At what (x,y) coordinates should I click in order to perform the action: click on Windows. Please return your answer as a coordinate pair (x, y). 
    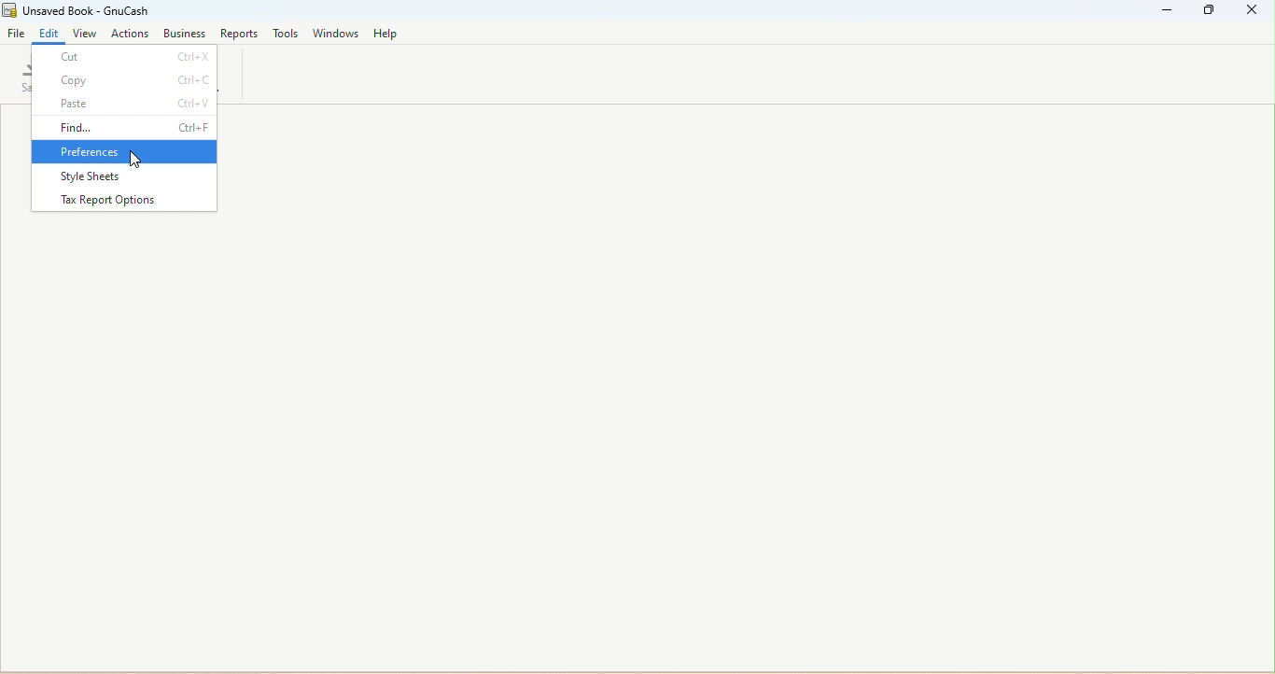
    Looking at the image, I should click on (336, 35).